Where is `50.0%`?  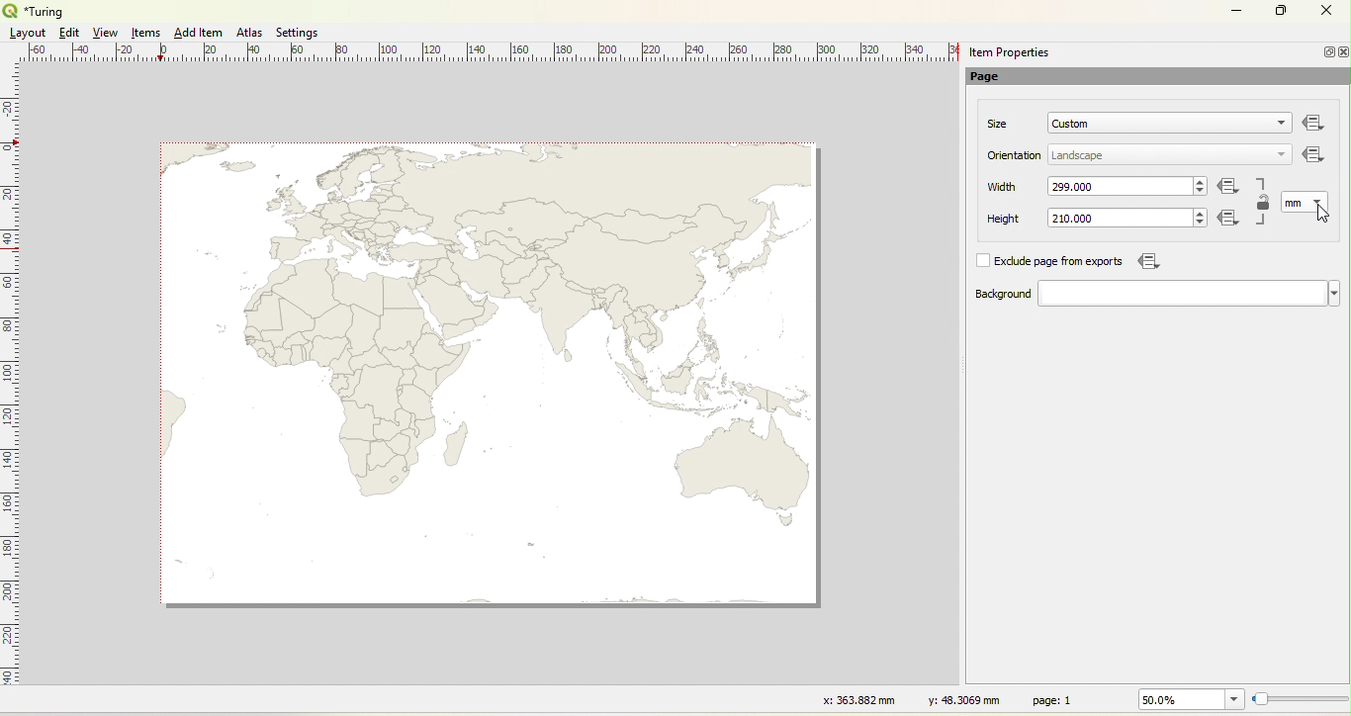 50.0% is located at coordinates (1188, 699).